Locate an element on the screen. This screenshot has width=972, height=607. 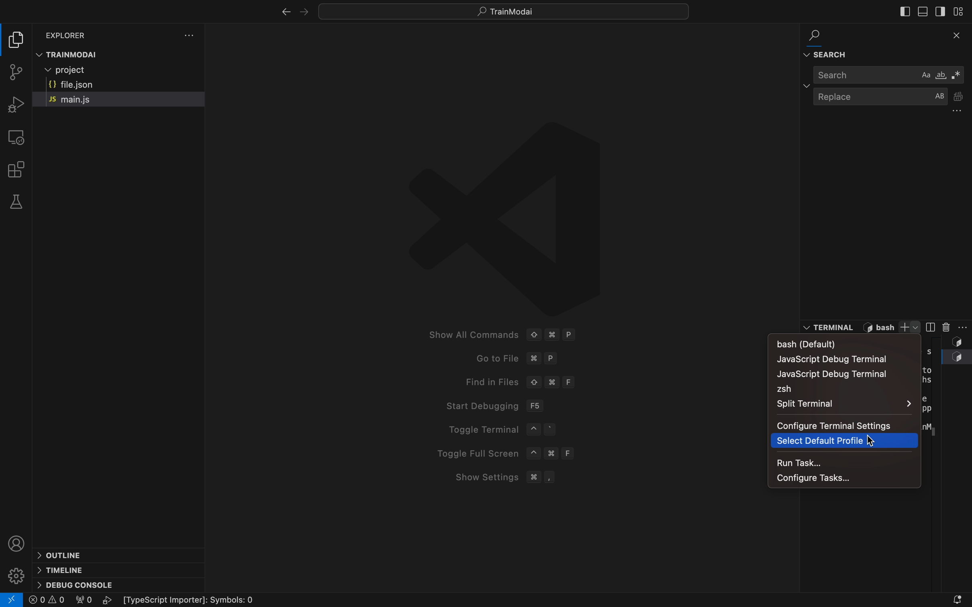
git is located at coordinates (18, 73).